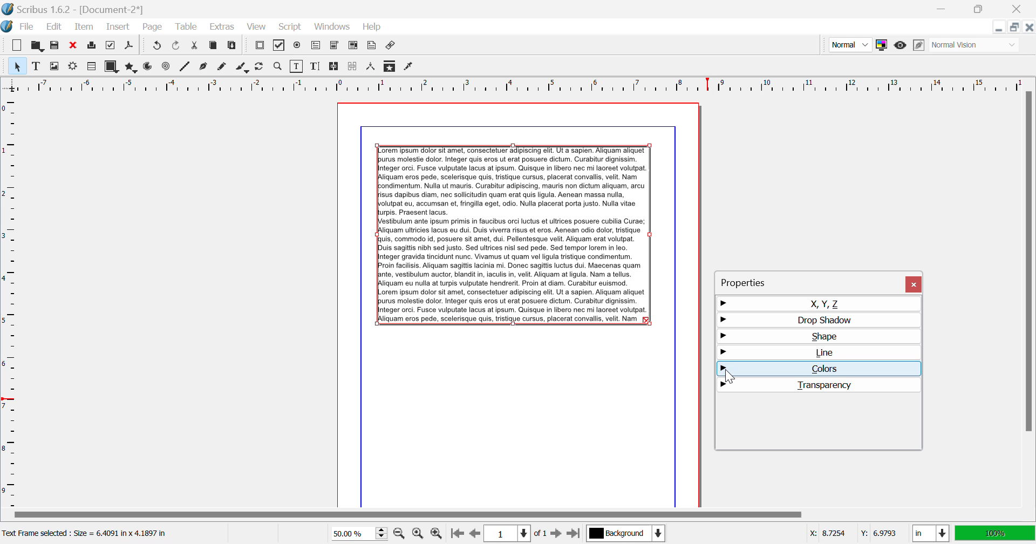 The height and width of the screenshot is (544, 1036). Describe the element at coordinates (315, 66) in the screenshot. I see `Edit Text with Story Editor` at that location.